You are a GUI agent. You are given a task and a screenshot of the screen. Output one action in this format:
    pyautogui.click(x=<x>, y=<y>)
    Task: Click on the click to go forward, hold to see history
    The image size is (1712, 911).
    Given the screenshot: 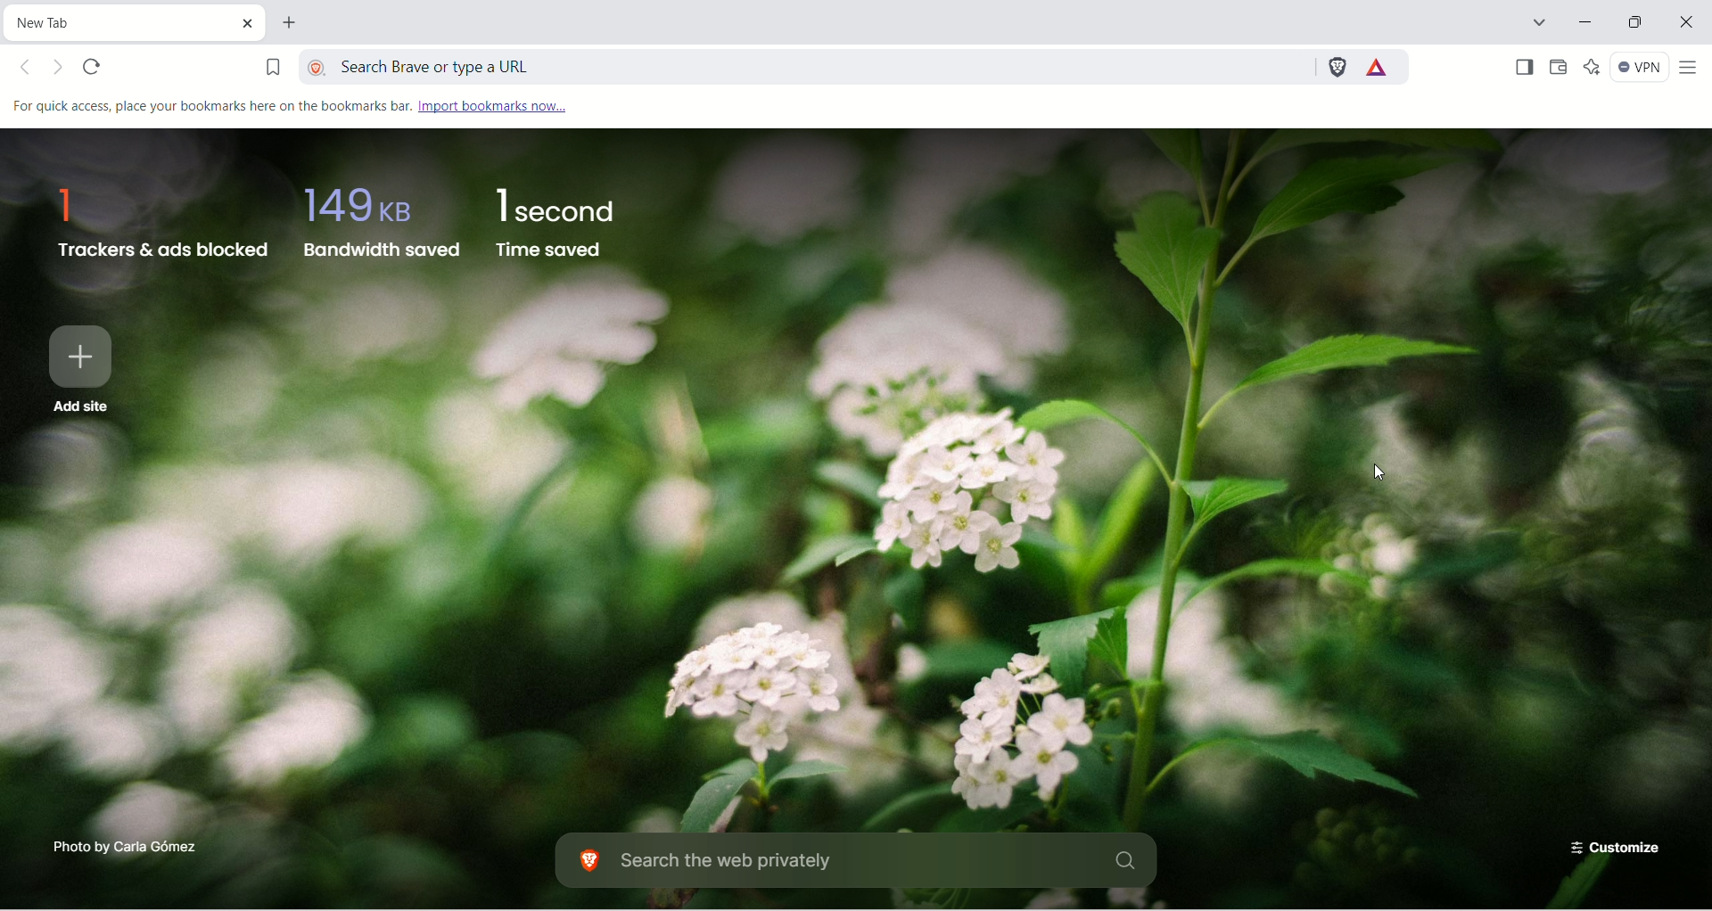 What is the action you would take?
    pyautogui.click(x=55, y=66)
    